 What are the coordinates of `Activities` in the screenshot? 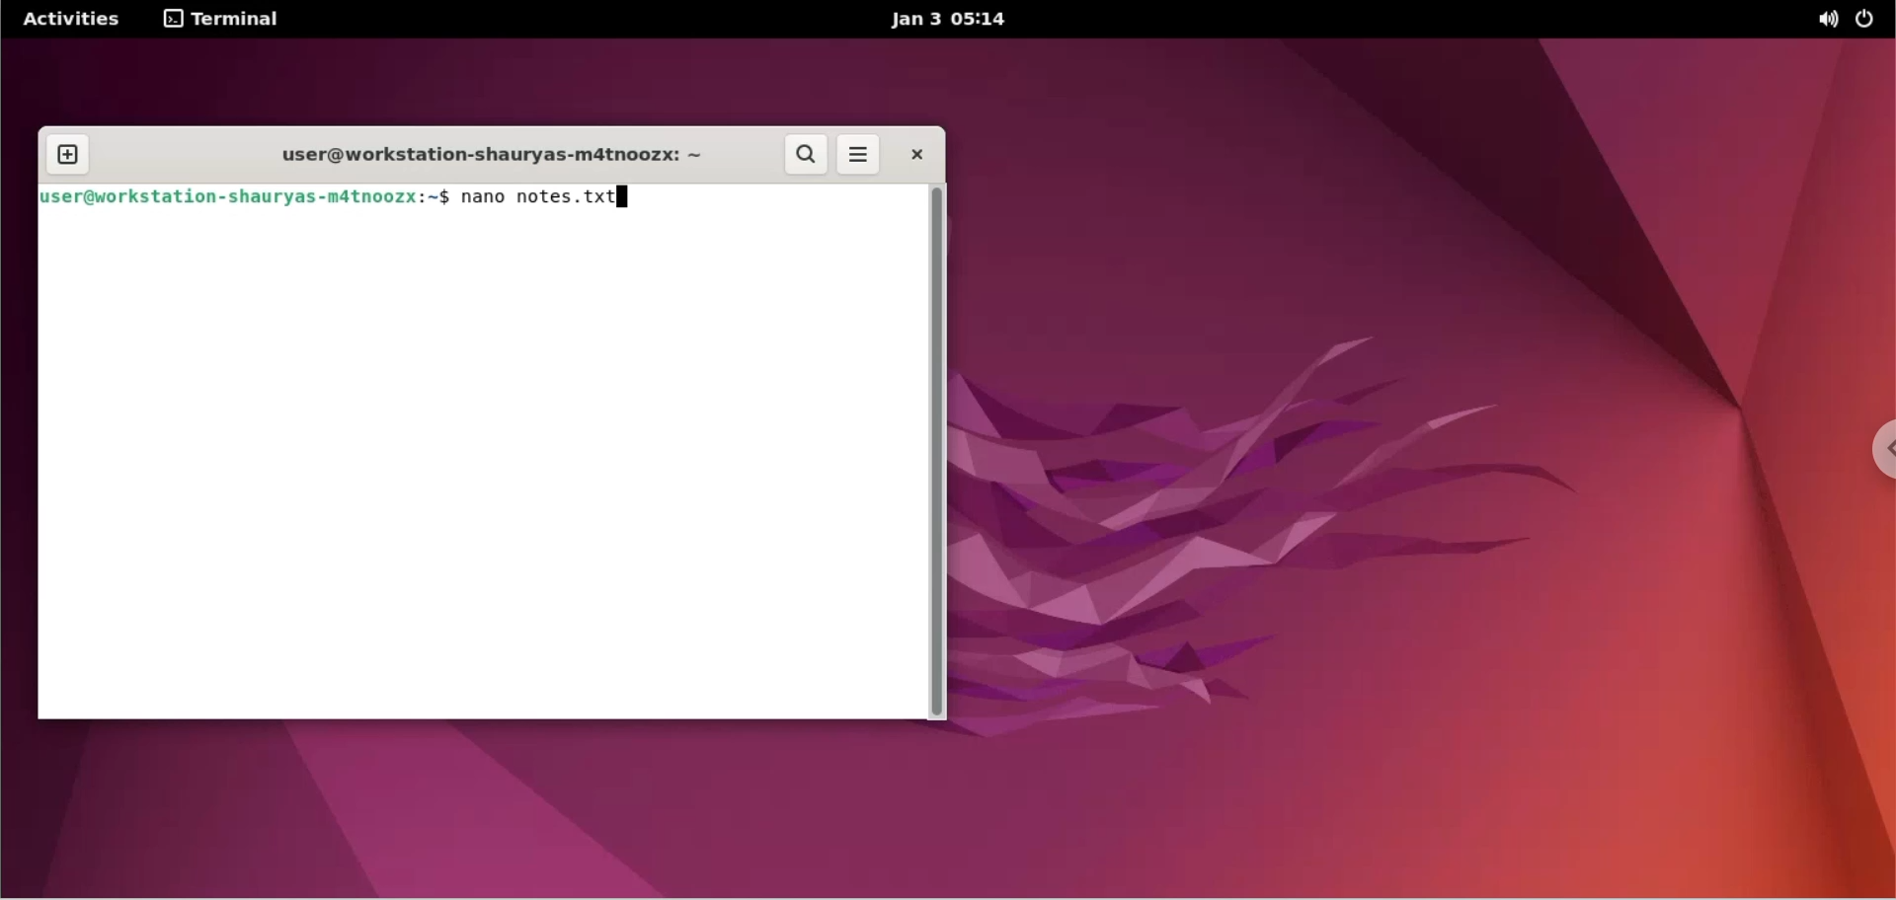 It's located at (72, 18).